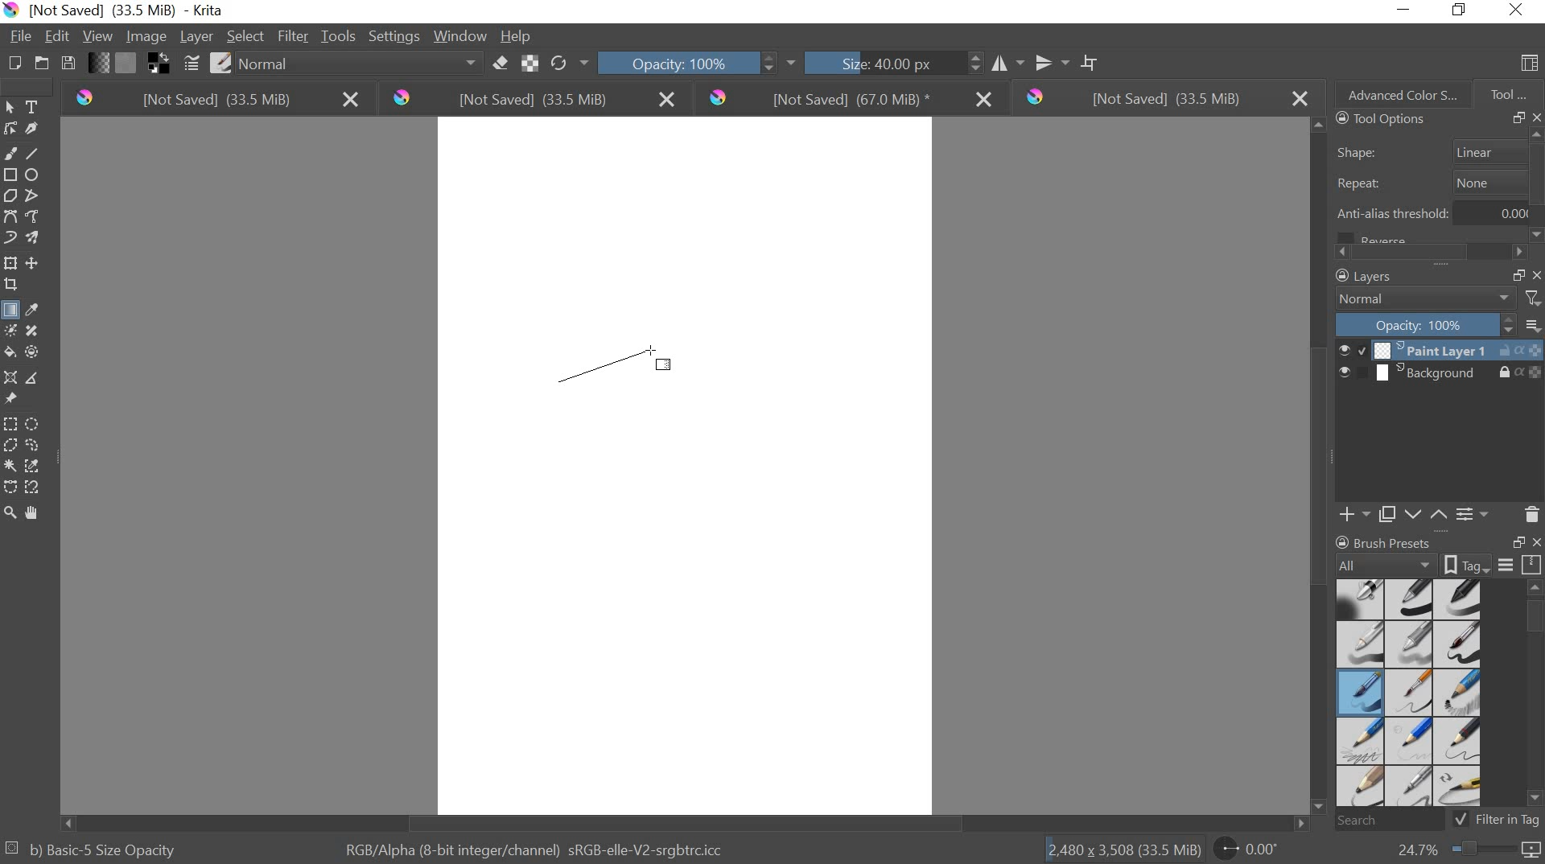  What do you see at coordinates (146, 39) in the screenshot?
I see `IMAGE` at bounding box center [146, 39].